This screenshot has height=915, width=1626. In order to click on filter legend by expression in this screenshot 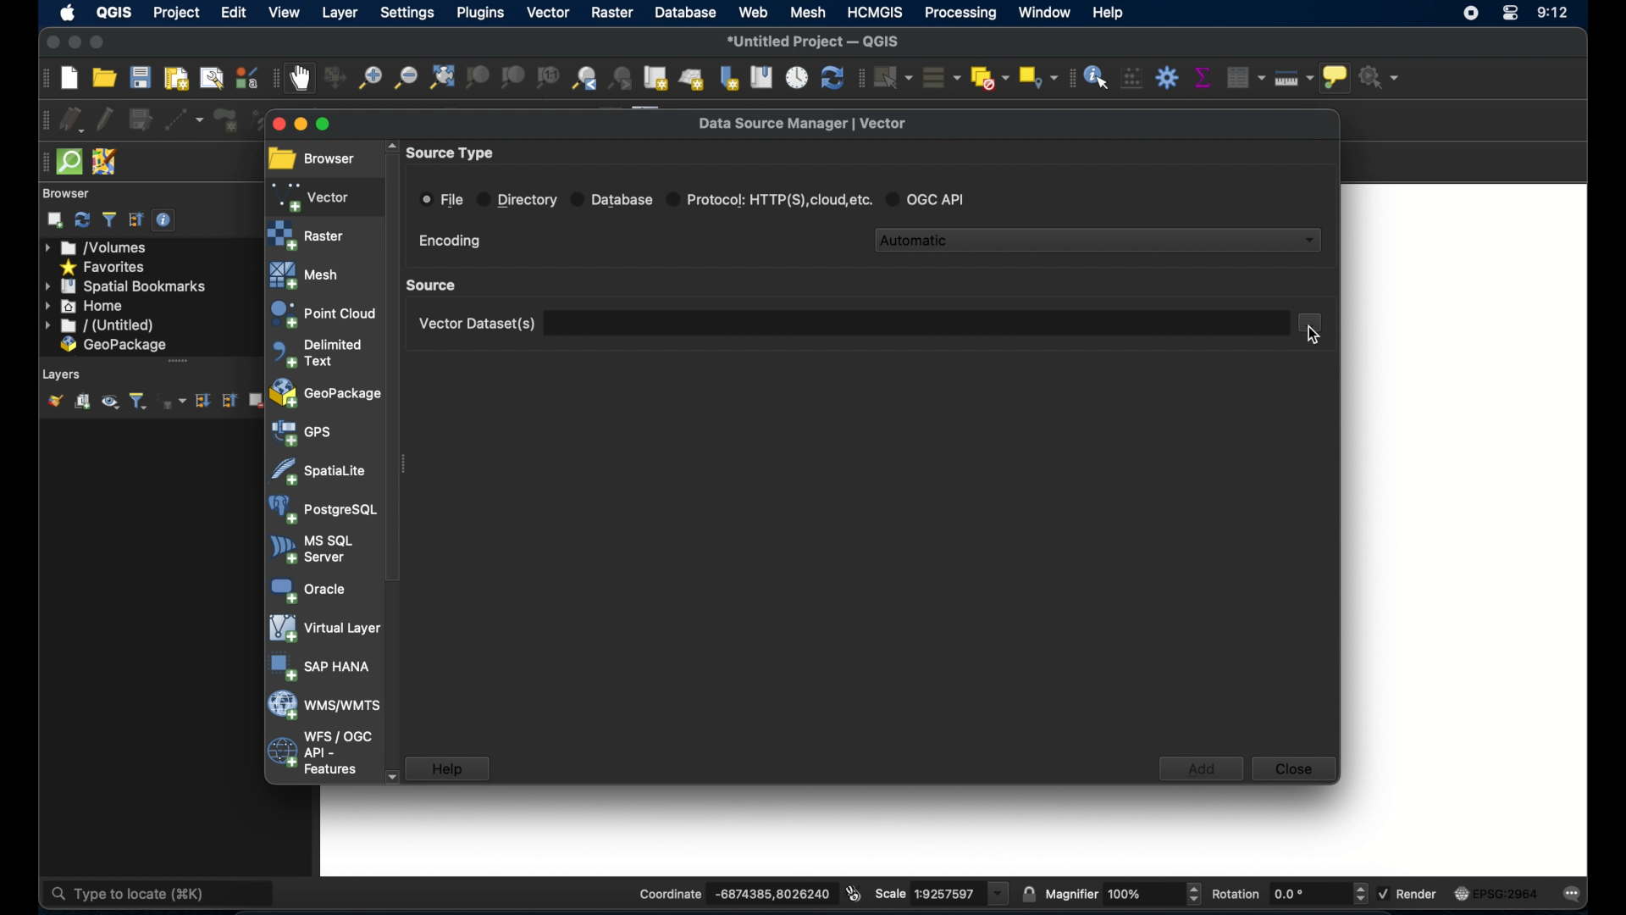, I will do `click(176, 403)`.